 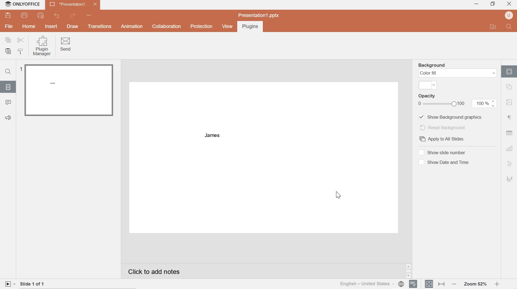 What do you see at coordinates (9, 27) in the screenshot?
I see `file` at bounding box center [9, 27].